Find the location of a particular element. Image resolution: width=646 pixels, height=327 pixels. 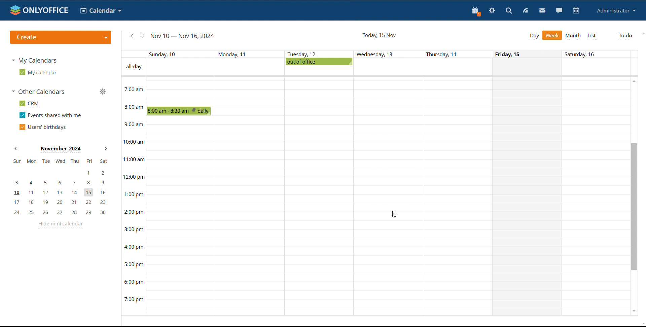

present is located at coordinates (476, 12).